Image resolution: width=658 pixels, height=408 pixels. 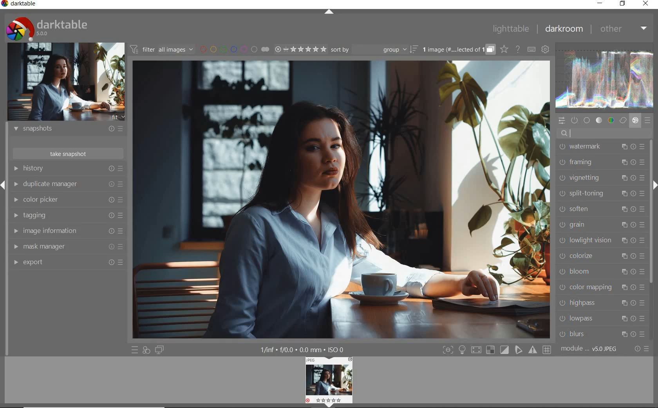 What do you see at coordinates (374, 50) in the screenshot?
I see `sort` at bounding box center [374, 50].